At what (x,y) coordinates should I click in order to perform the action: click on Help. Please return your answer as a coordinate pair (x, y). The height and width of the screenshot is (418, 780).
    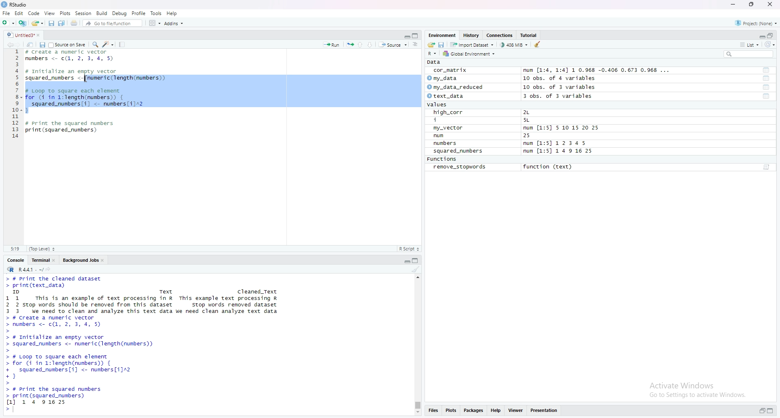
    Looking at the image, I should click on (172, 13).